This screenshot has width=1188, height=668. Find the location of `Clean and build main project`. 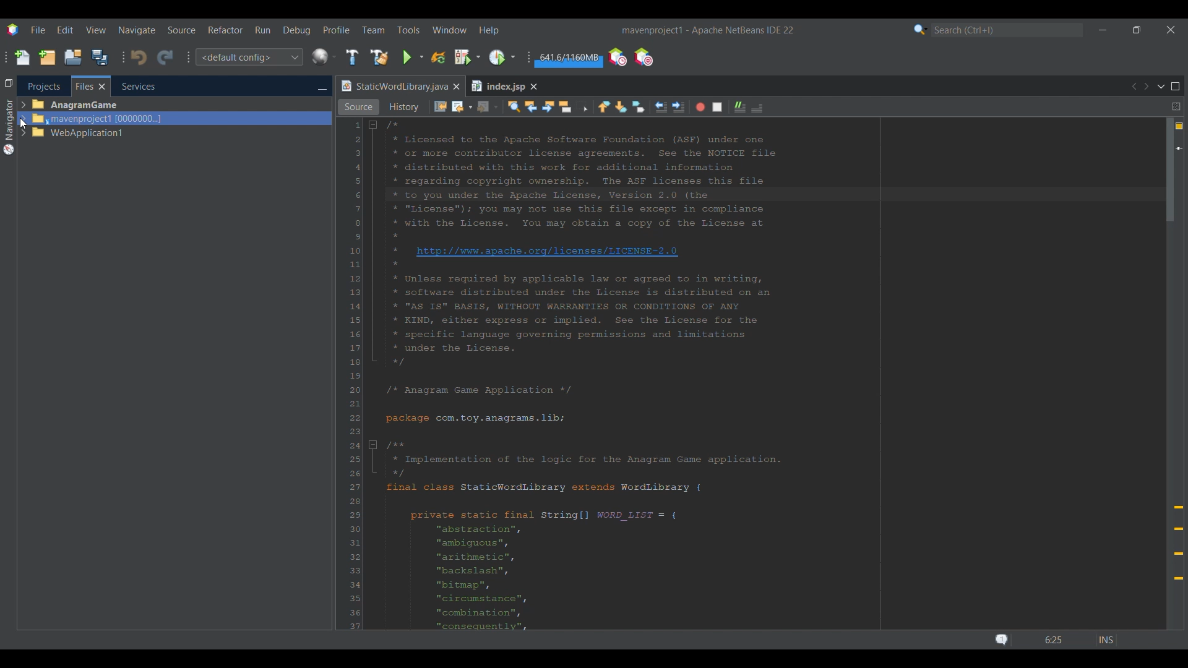

Clean and build main project is located at coordinates (379, 58).